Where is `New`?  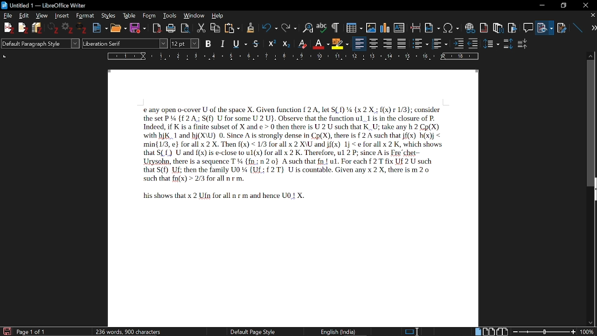
New is located at coordinates (100, 27).